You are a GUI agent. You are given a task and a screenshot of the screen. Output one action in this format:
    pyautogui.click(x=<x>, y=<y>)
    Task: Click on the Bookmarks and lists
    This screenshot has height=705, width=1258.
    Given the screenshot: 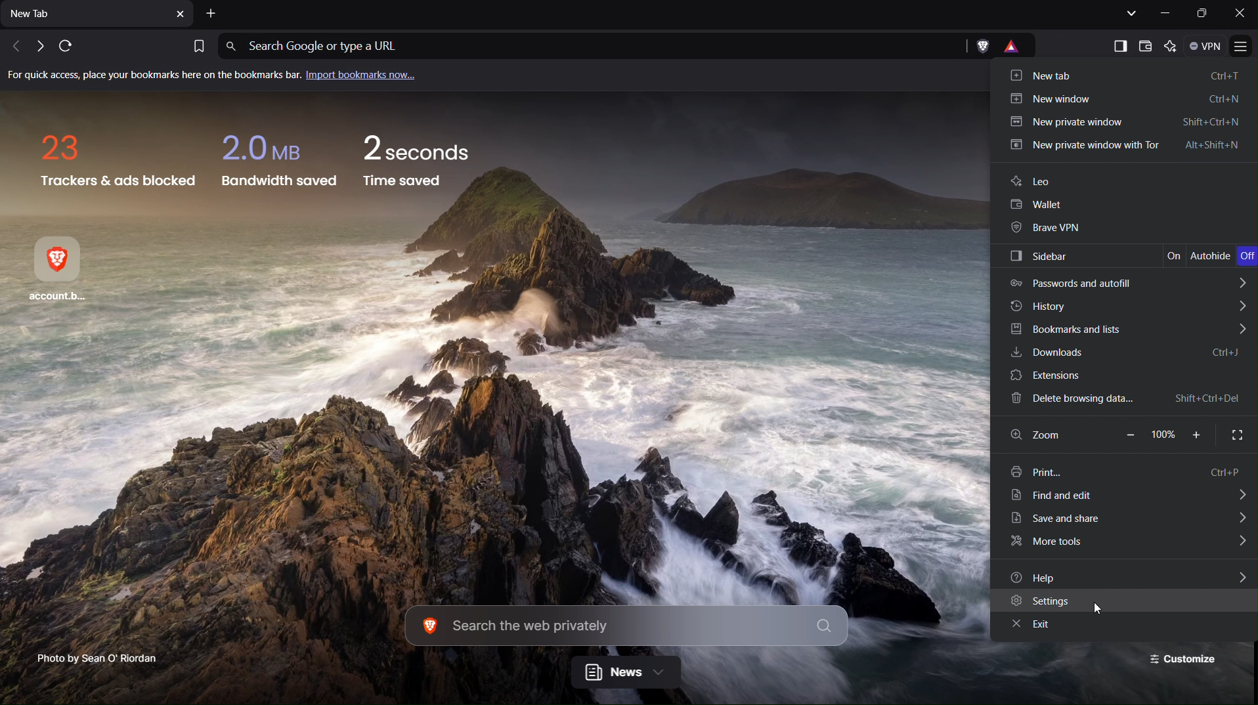 What is the action you would take?
    pyautogui.click(x=1123, y=329)
    